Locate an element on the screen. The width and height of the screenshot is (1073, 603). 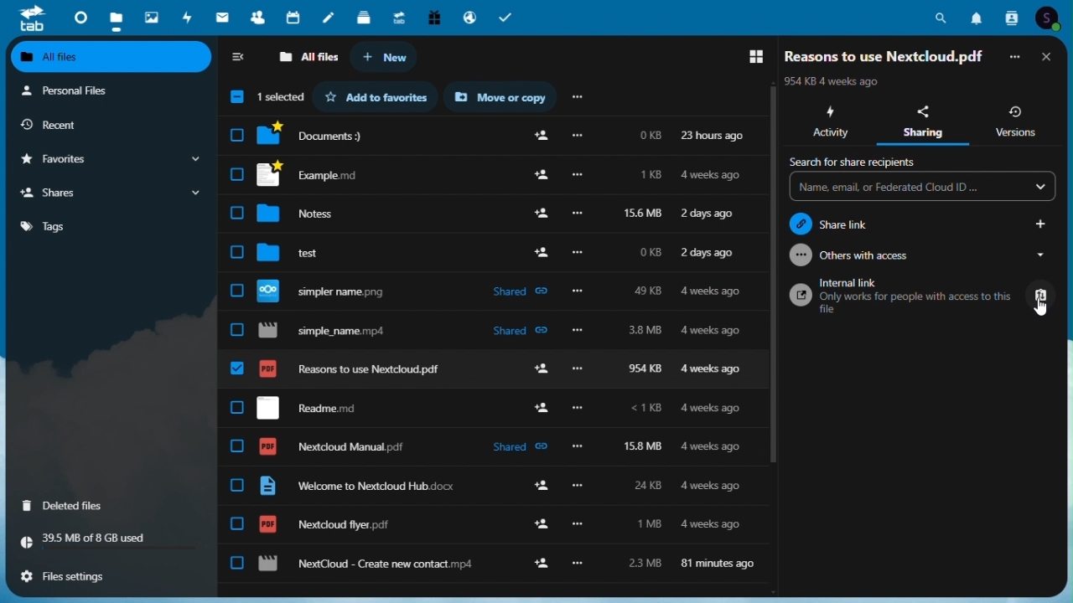
storage is located at coordinates (110, 541).